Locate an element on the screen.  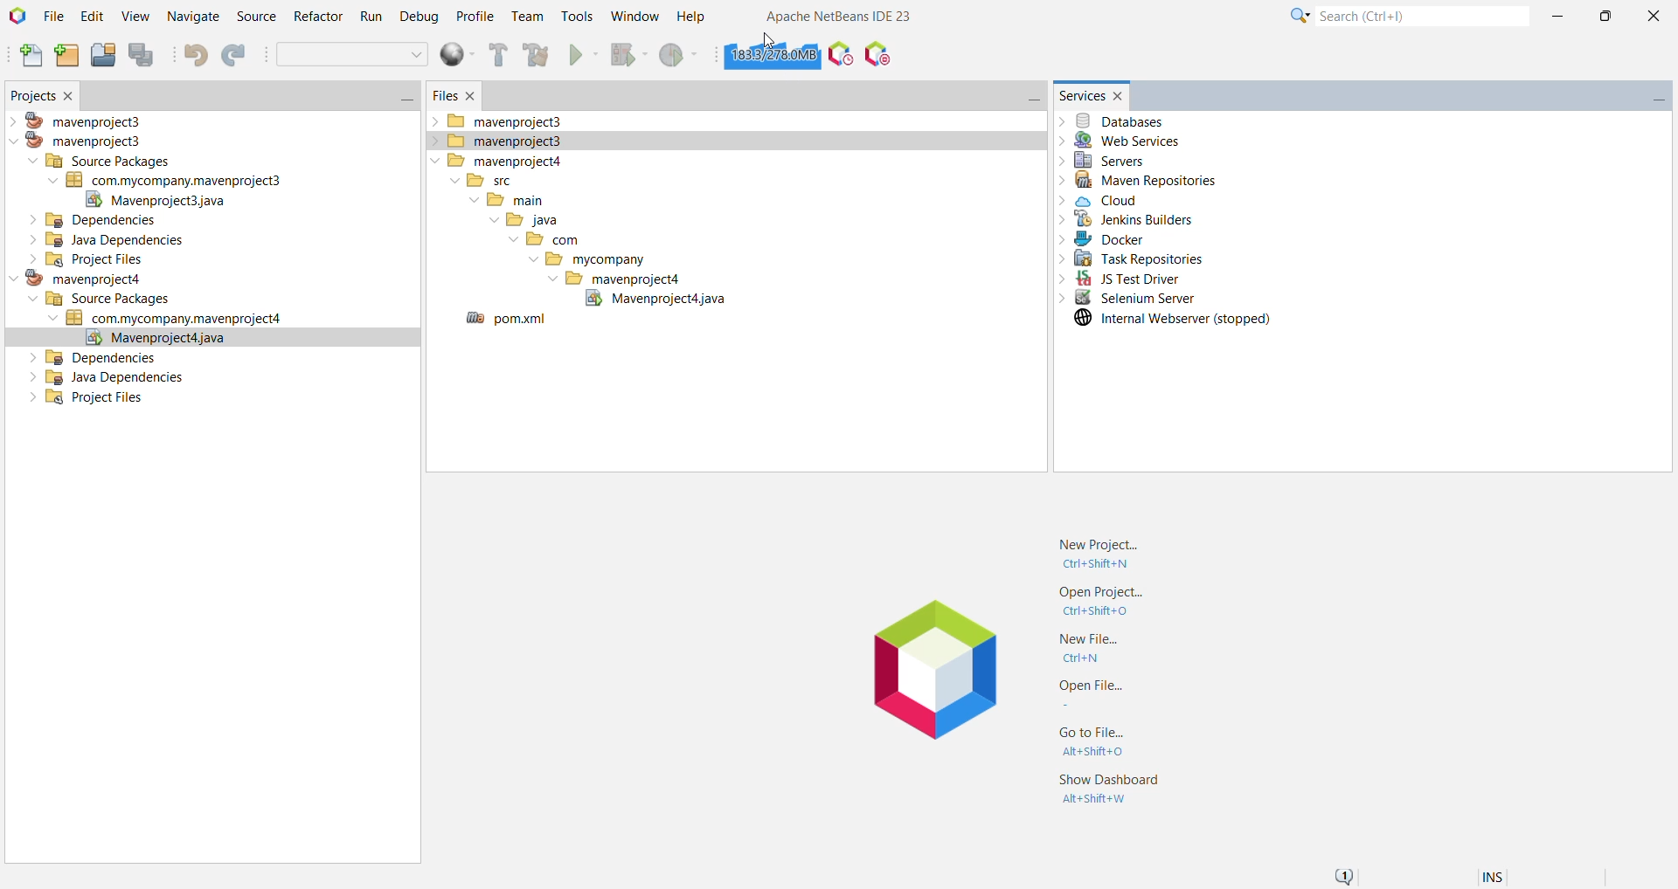
Application Name and Version is located at coordinates (831, 15).